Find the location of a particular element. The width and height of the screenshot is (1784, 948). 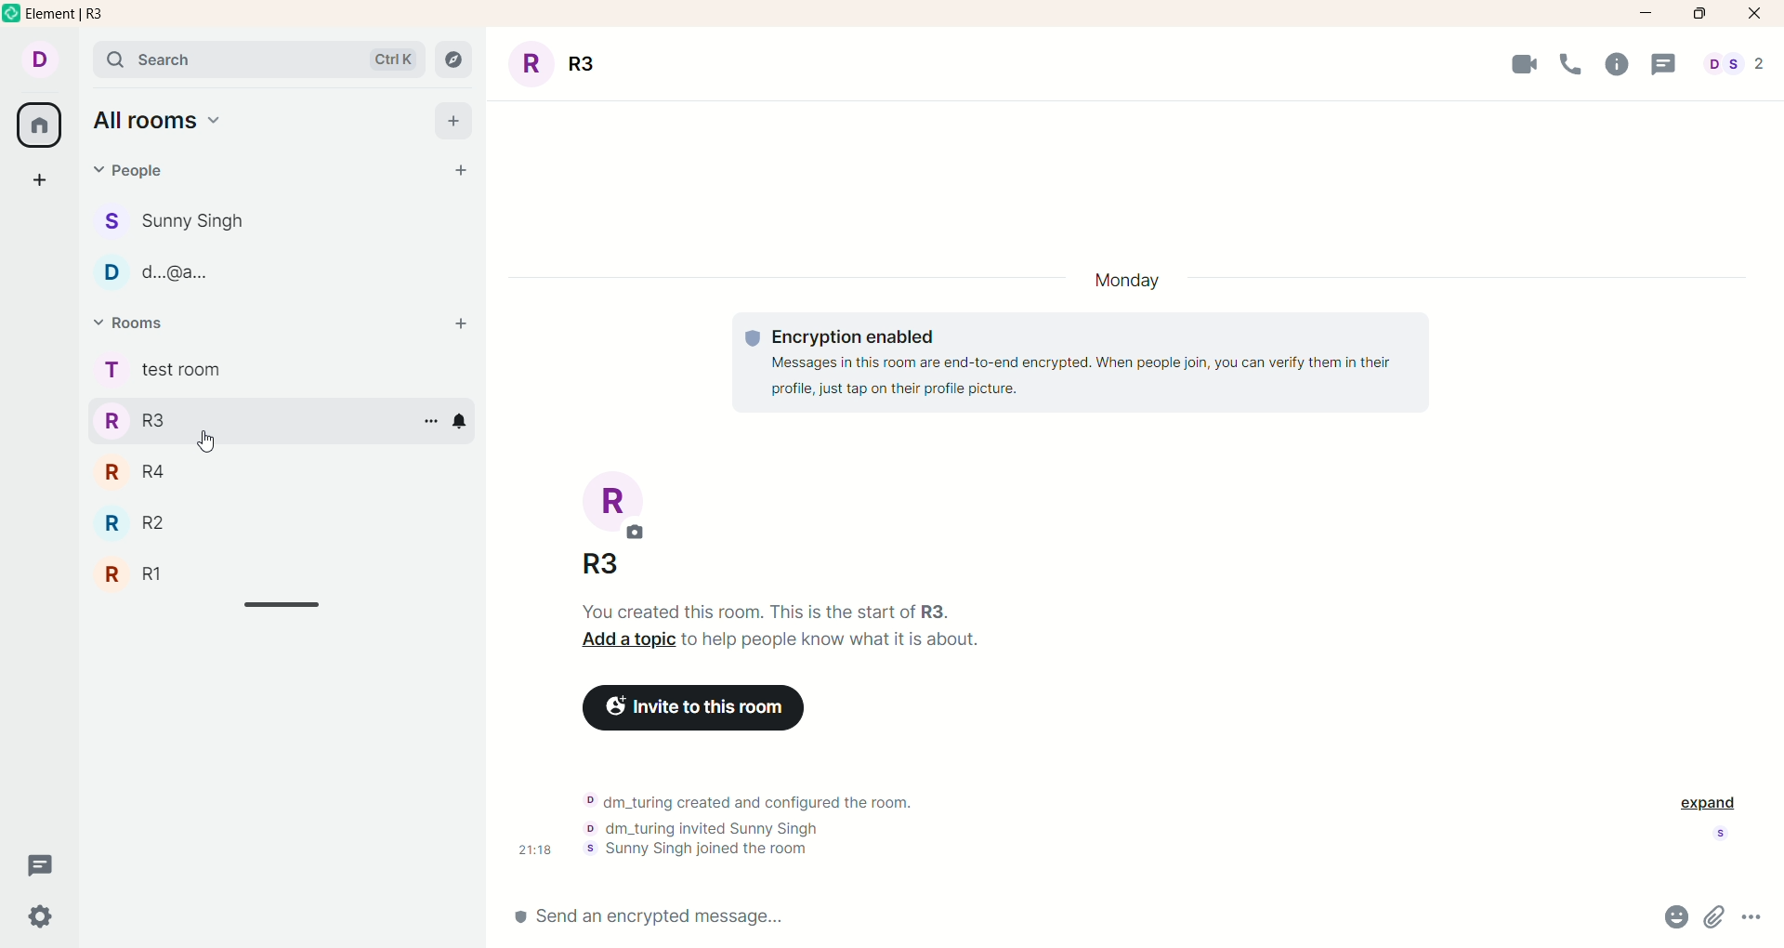

text is located at coordinates (784, 630).